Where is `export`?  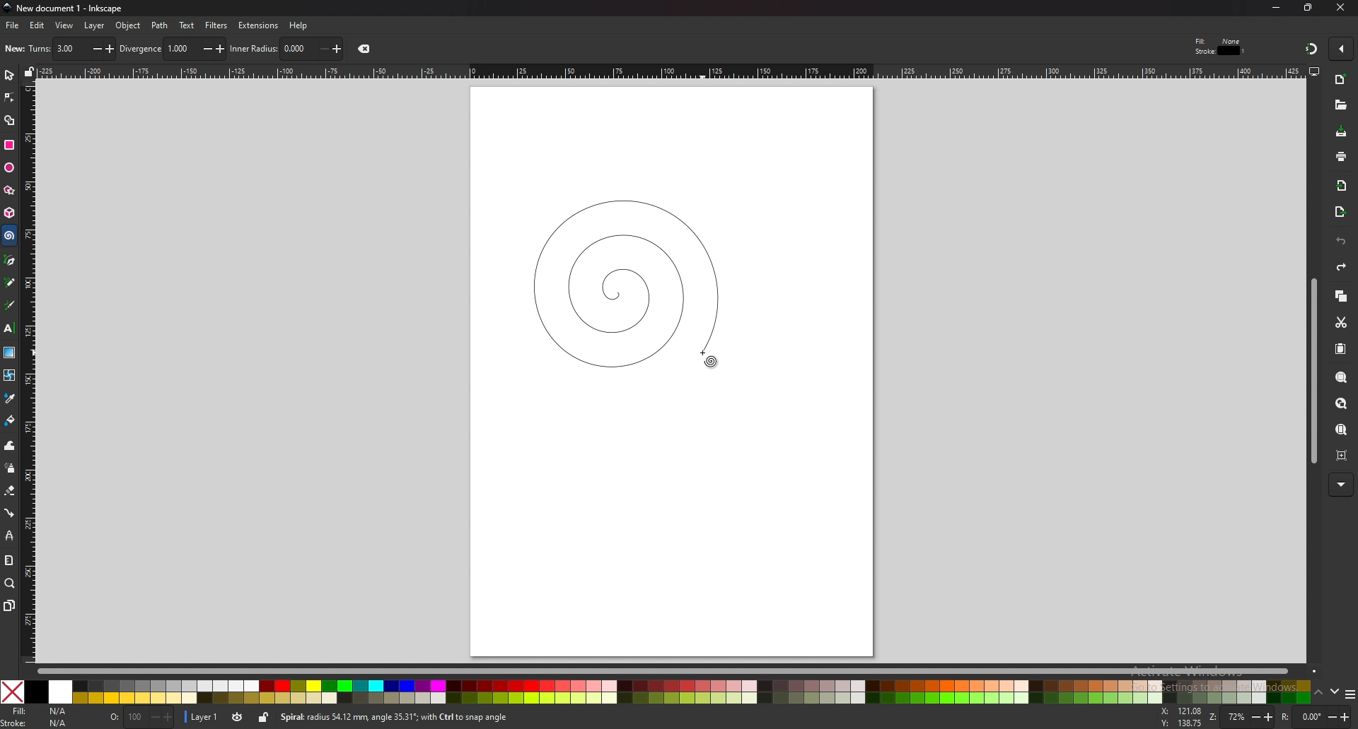 export is located at coordinates (1339, 212).